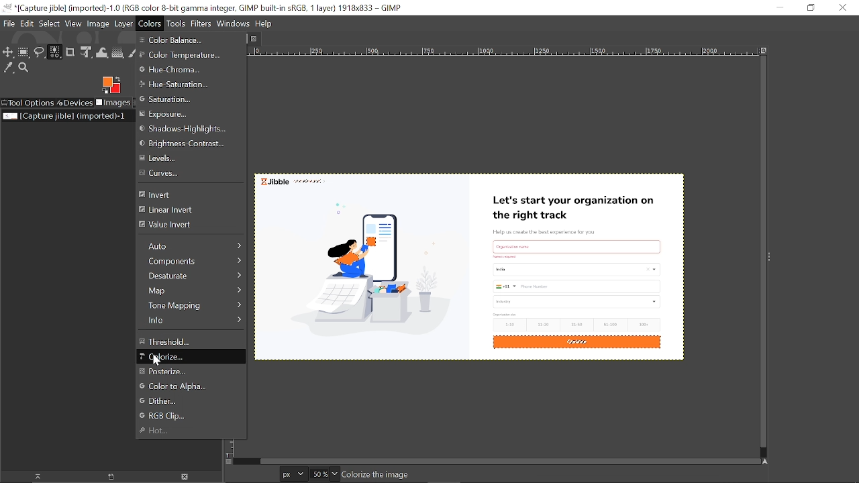 This screenshot has height=483, width=859. What do you see at coordinates (181, 159) in the screenshot?
I see `levels` at bounding box center [181, 159].